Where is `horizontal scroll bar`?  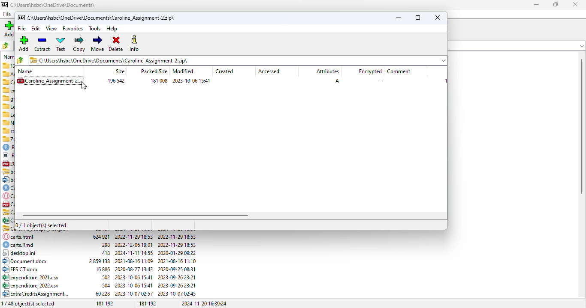 horizontal scroll bar is located at coordinates (136, 216).